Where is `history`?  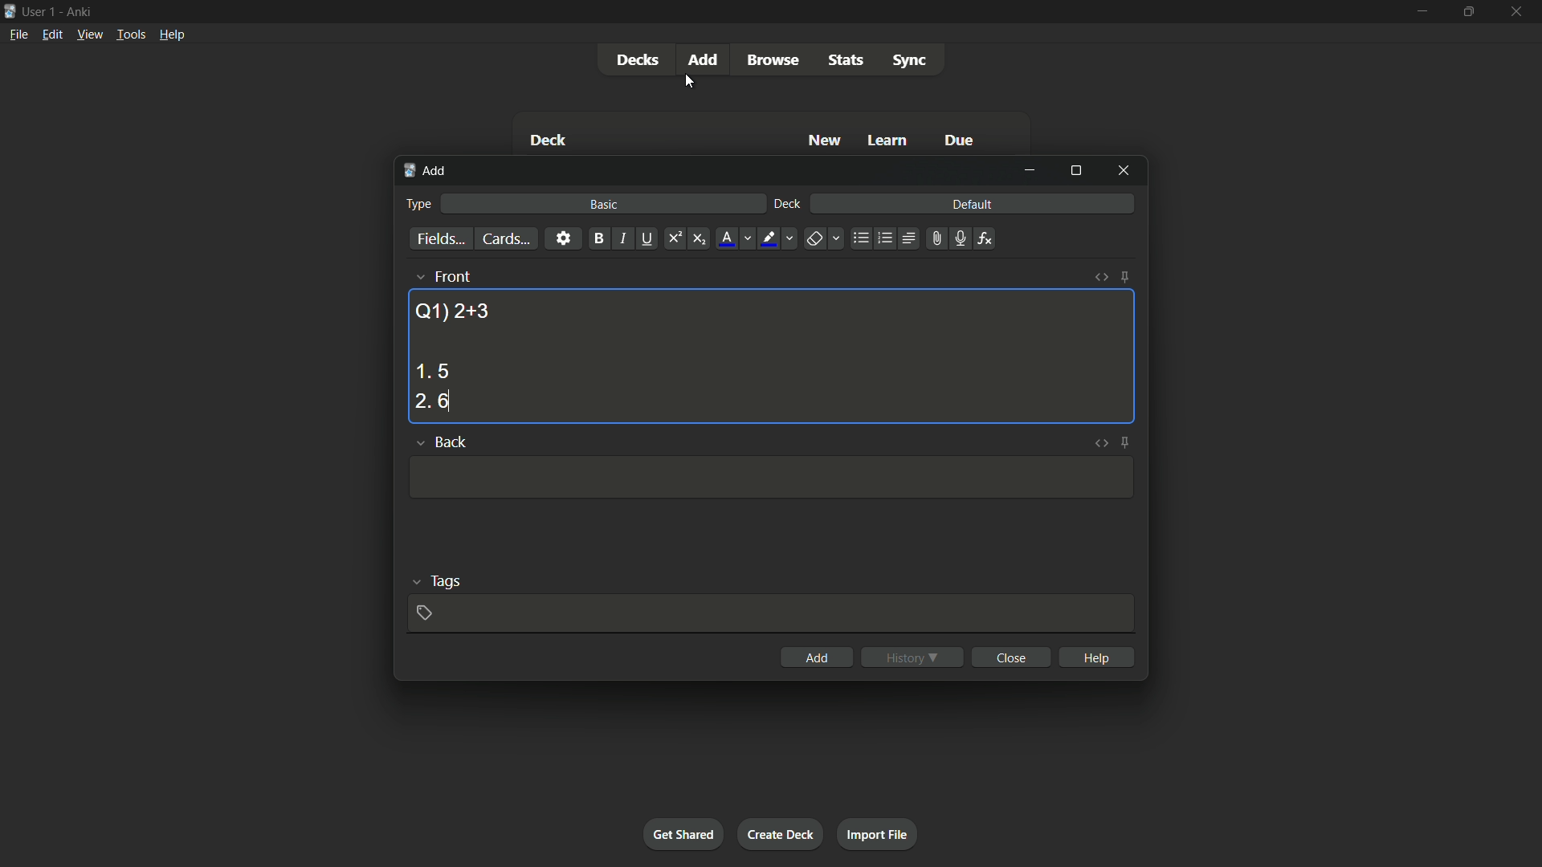
history is located at coordinates (912, 657).